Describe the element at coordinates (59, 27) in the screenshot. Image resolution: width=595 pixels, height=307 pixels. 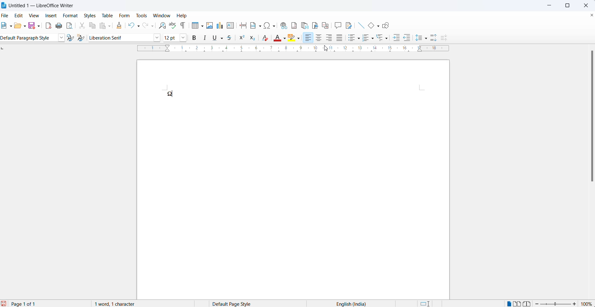
I see `print` at that location.